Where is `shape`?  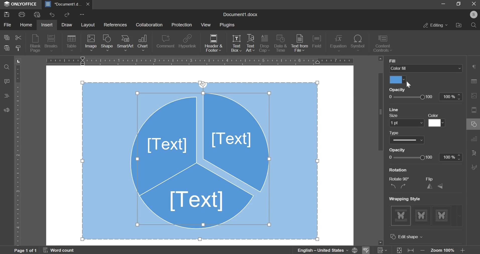
shape is located at coordinates (107, 43).